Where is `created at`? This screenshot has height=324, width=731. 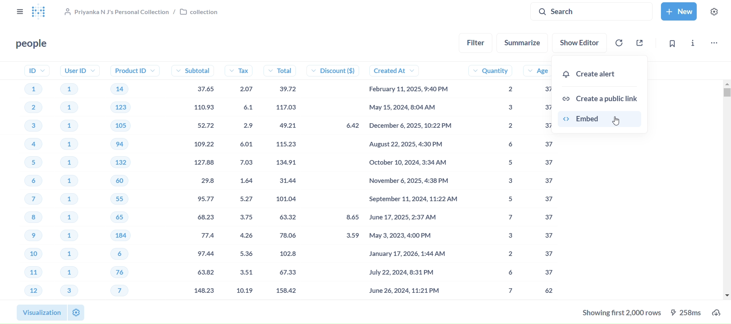
created at is located at coordinates (414, 181).